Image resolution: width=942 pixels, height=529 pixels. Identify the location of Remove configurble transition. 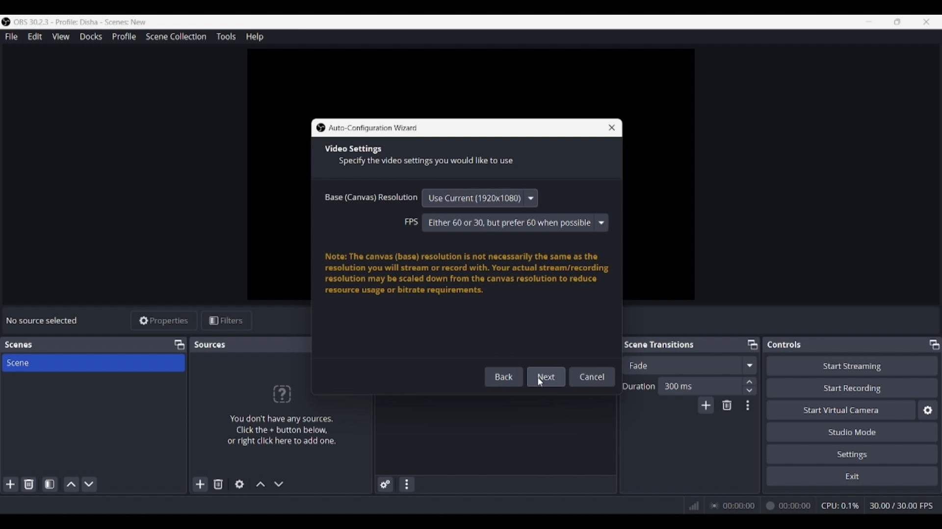
(727, 405).